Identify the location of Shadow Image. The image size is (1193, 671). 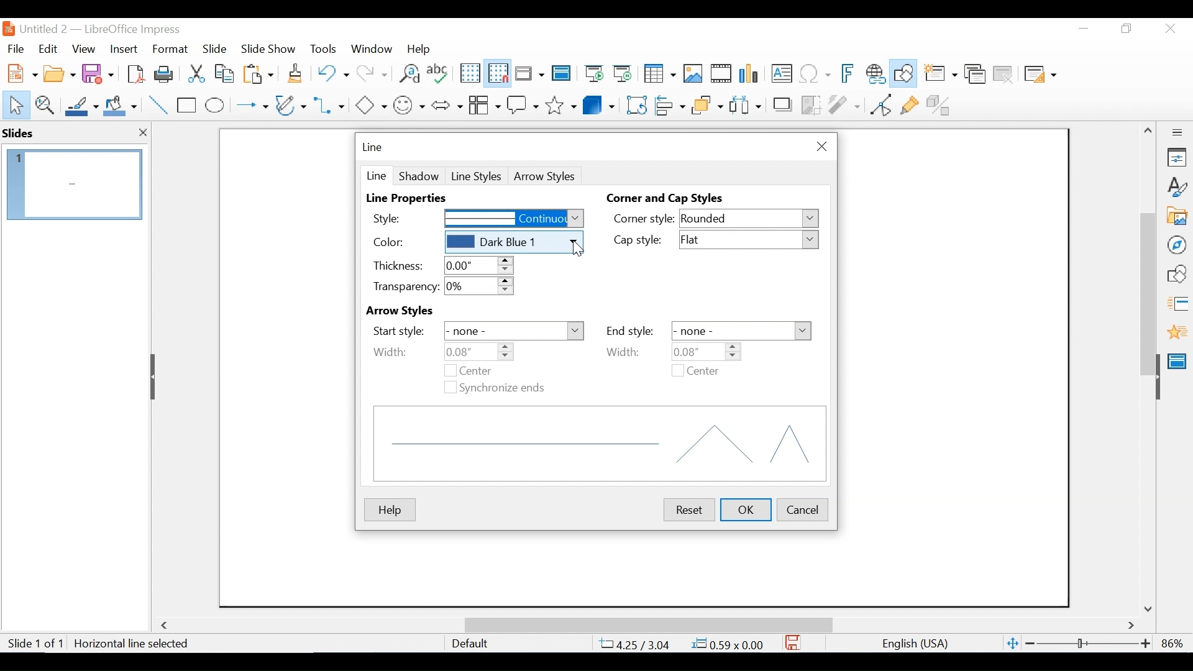
(784, 104).